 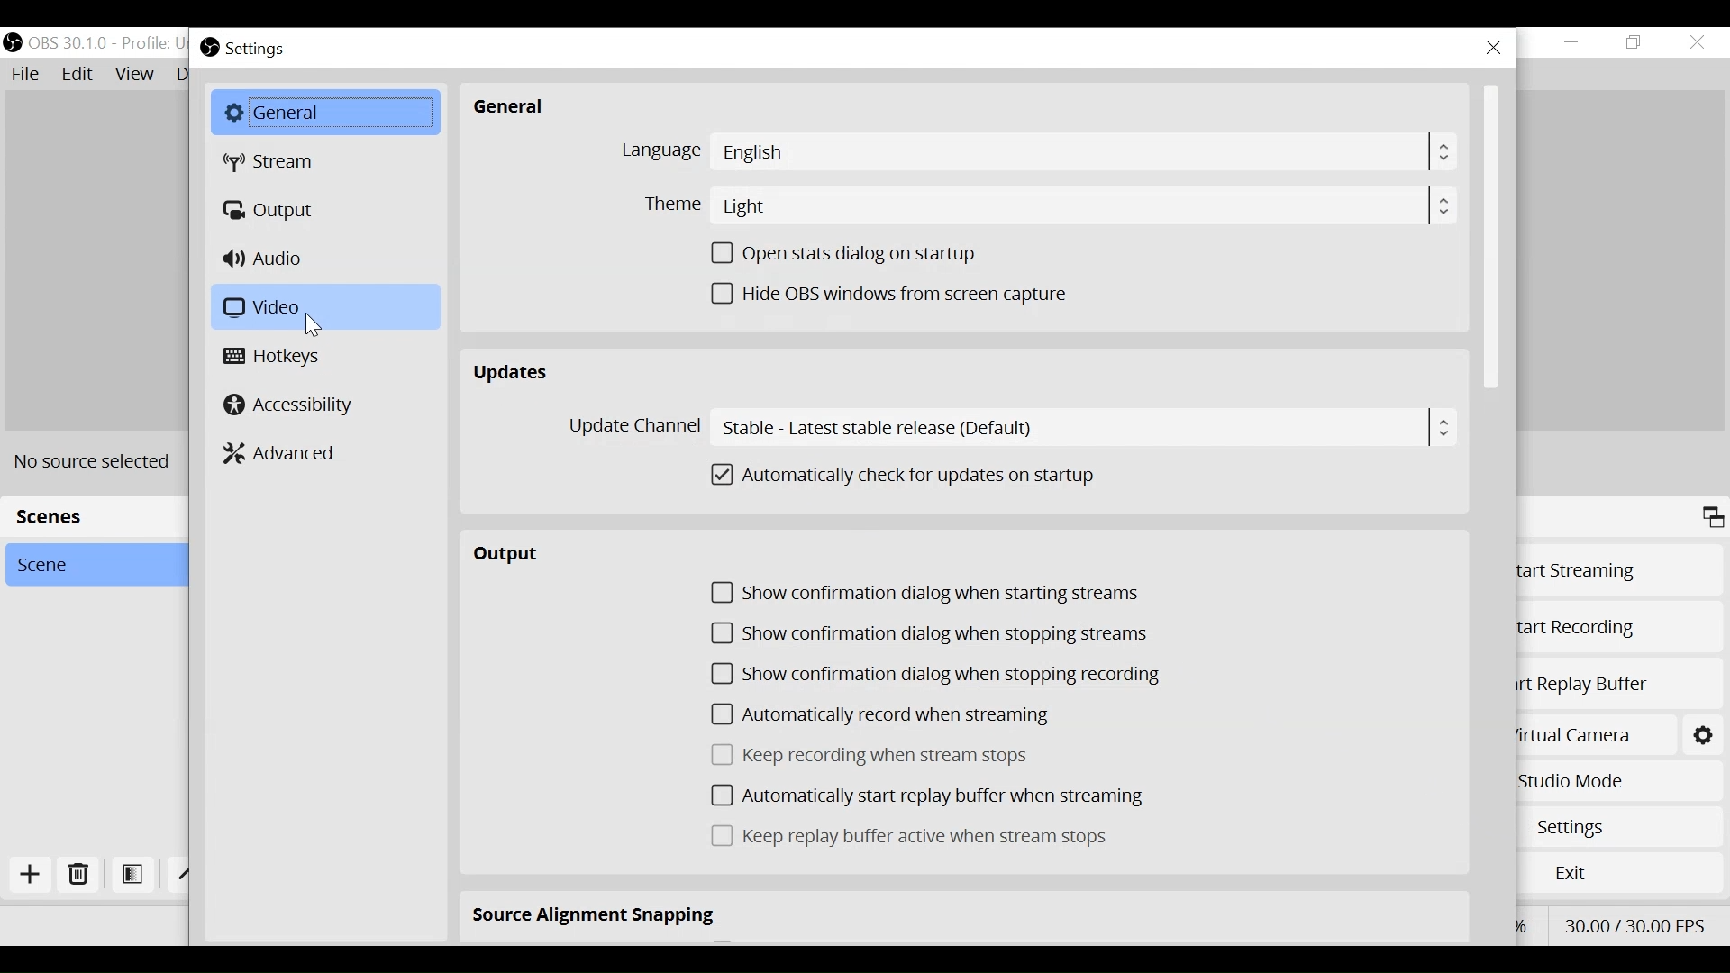 I want to click on (un)check Automatically check for updates on startup, so click(x=905, y=476).